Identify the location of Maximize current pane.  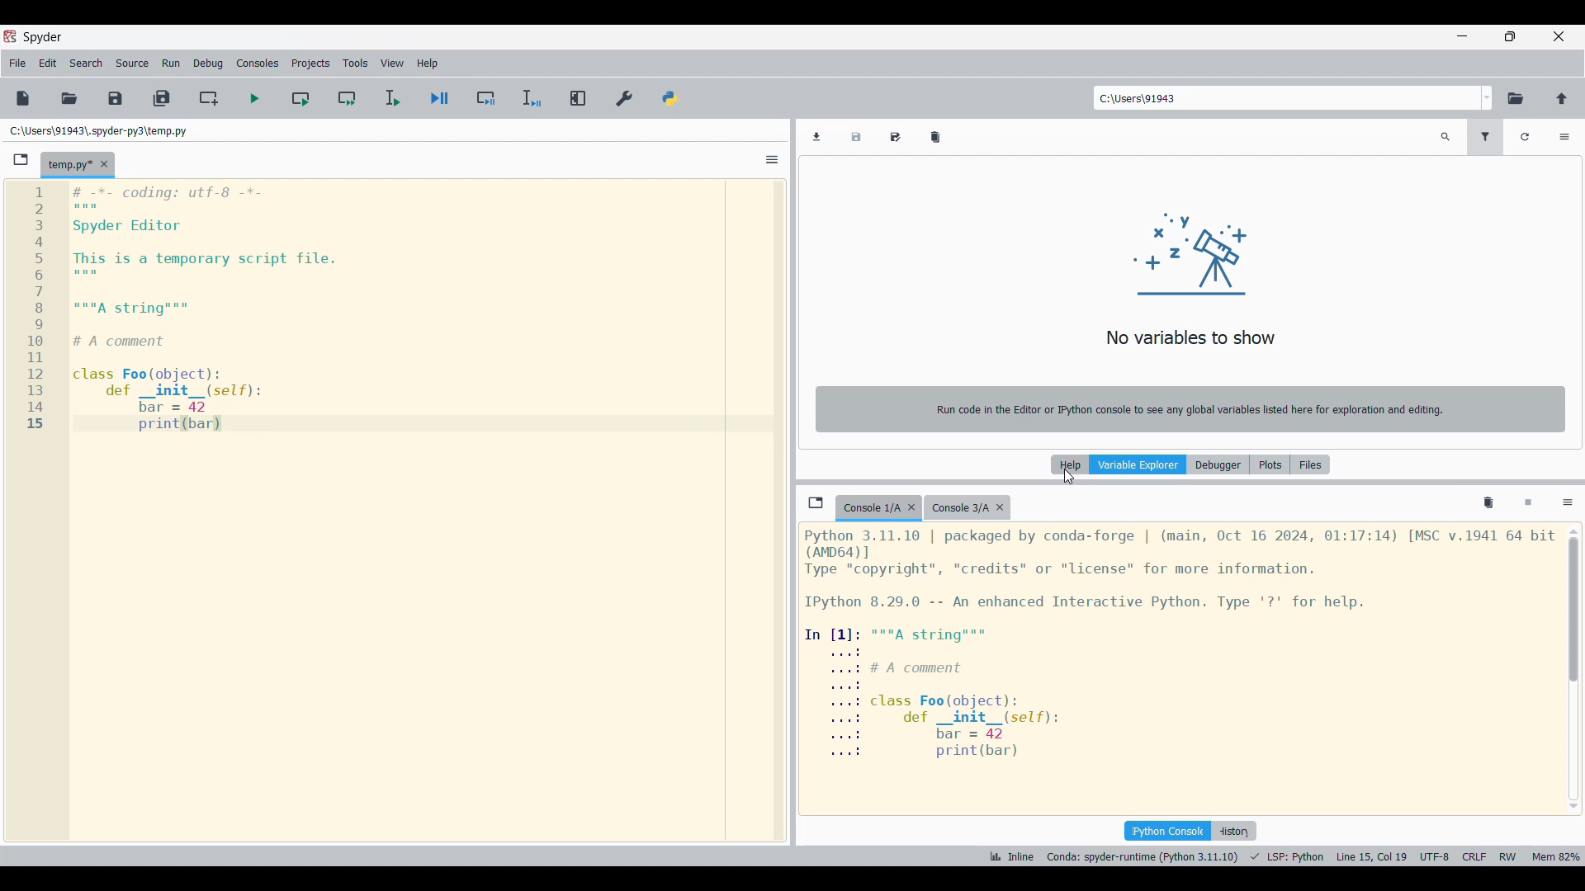
(579, 98).